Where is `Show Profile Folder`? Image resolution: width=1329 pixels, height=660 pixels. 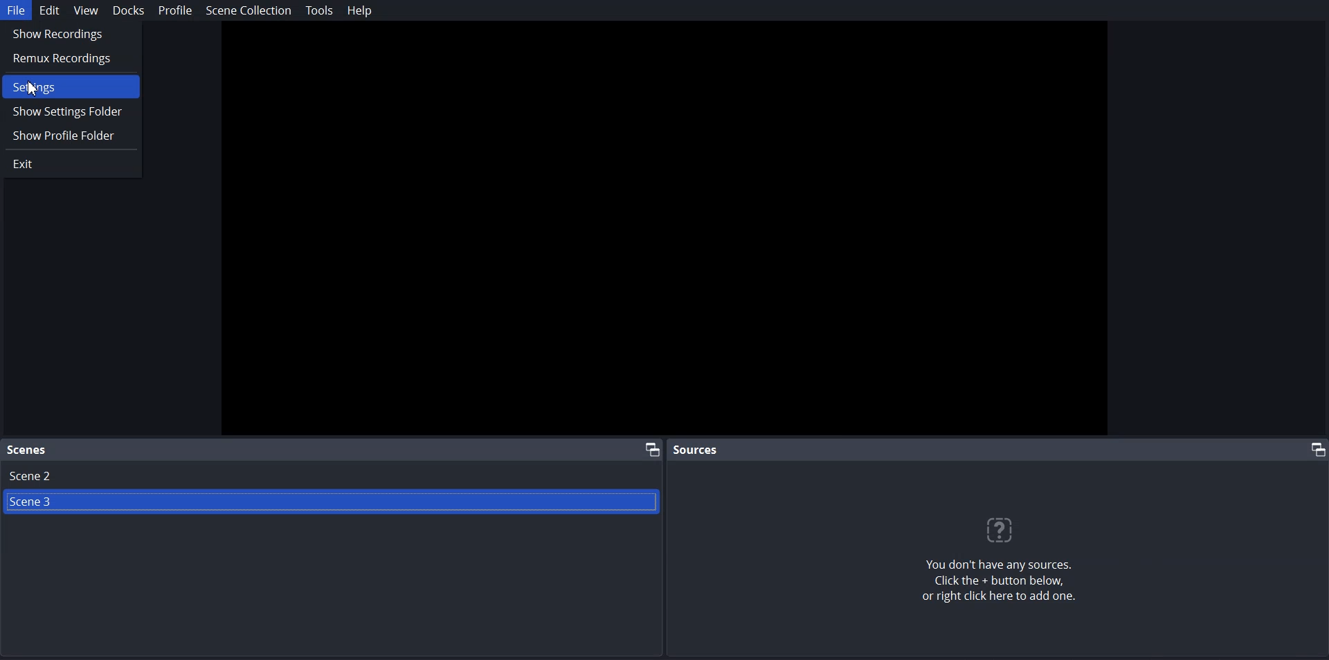
Show Profile Folder is located at coordinates (71, 134).